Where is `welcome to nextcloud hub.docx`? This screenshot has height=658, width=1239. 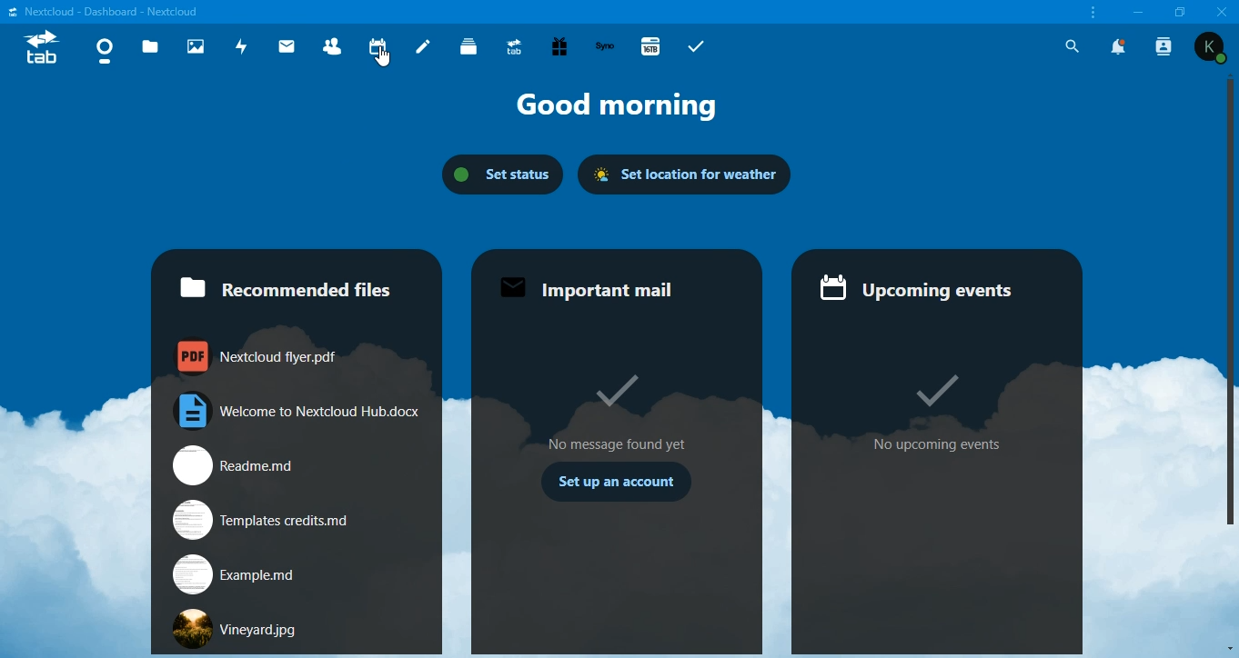
welcome to nextcloud hub.docx is located at coordinates (301, 411).